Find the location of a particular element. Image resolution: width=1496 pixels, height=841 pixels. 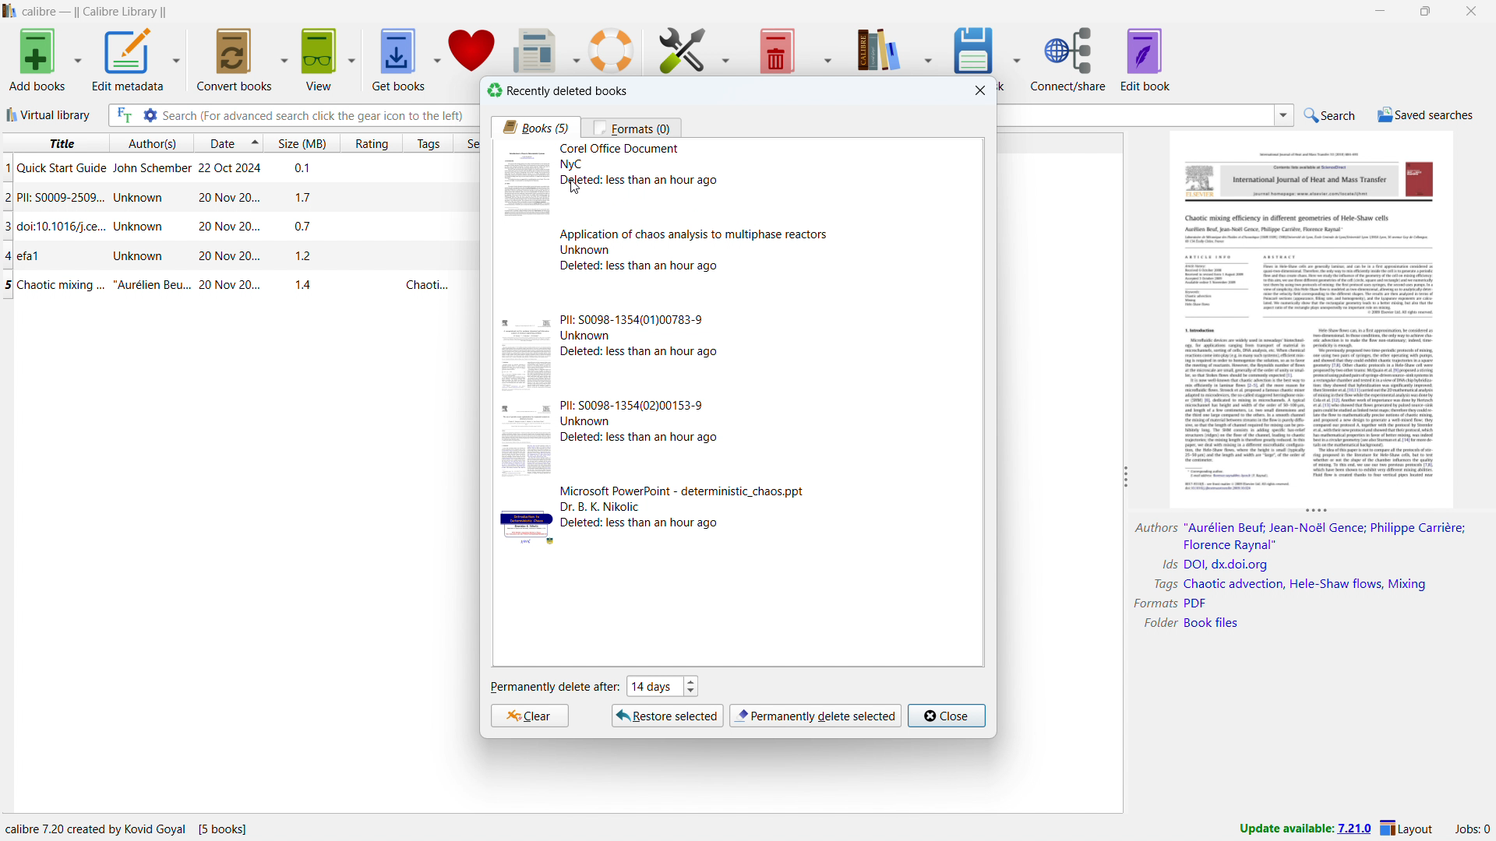

set when to permanently delete is located at coordinates (662, 685).